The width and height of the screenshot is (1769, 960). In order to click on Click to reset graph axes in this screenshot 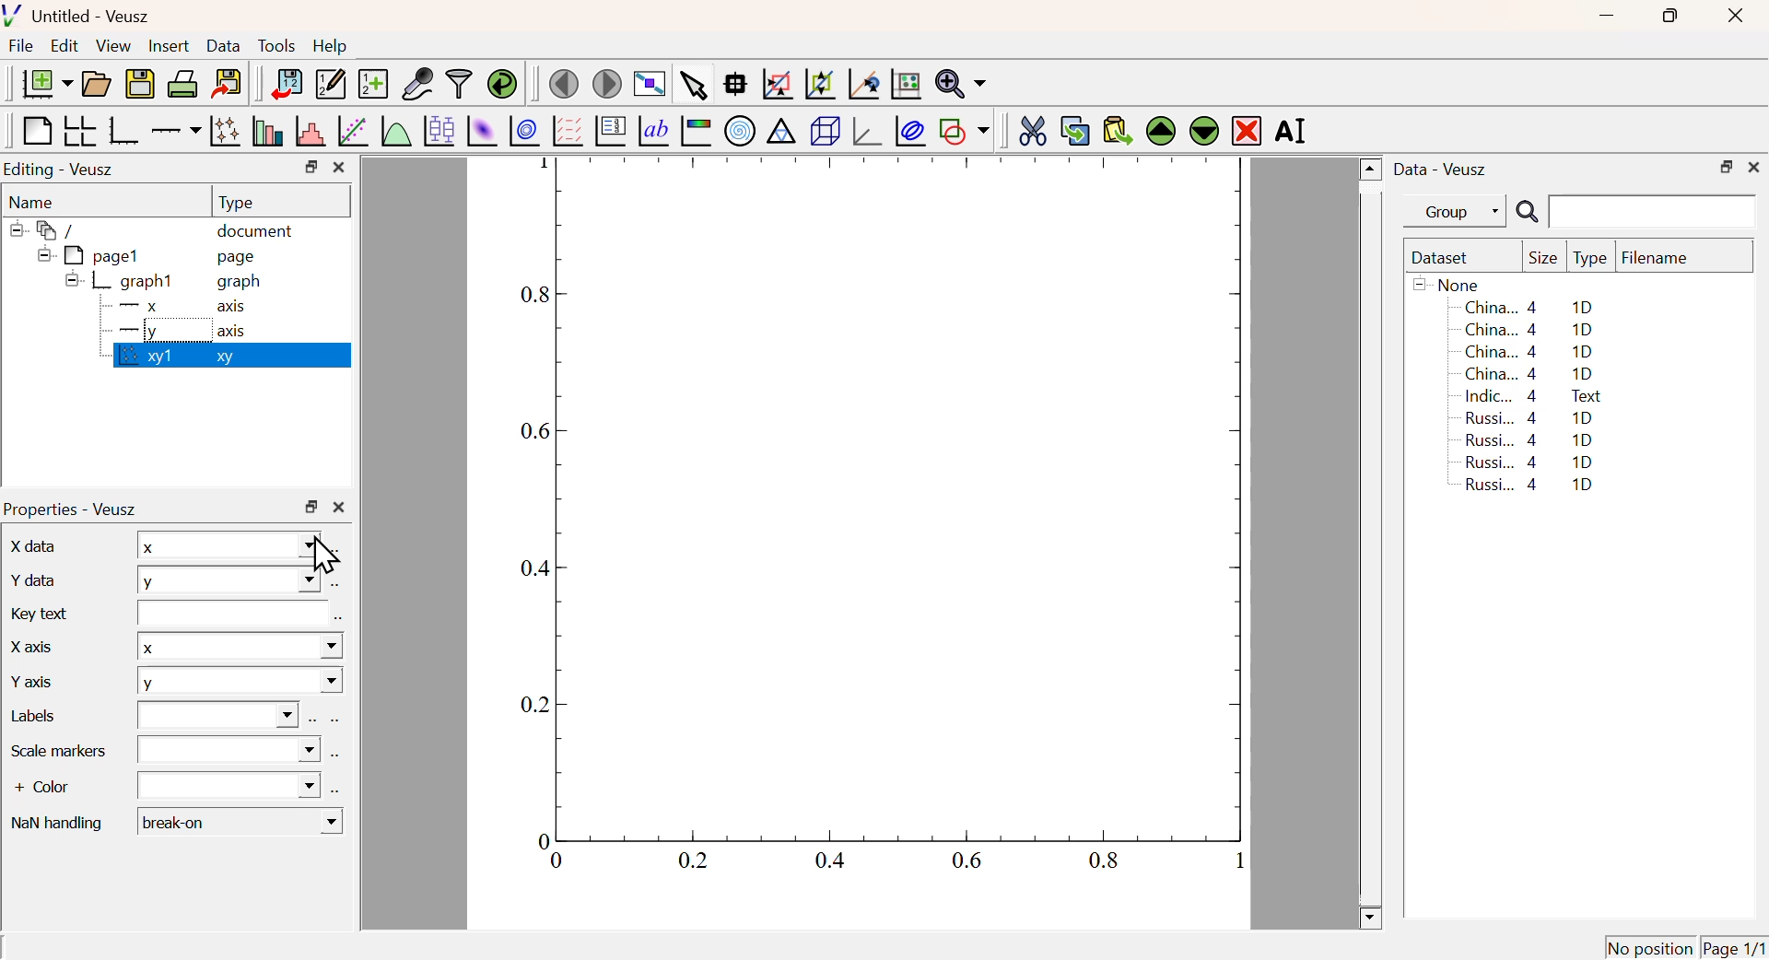, I will do `click(861, 85)`.